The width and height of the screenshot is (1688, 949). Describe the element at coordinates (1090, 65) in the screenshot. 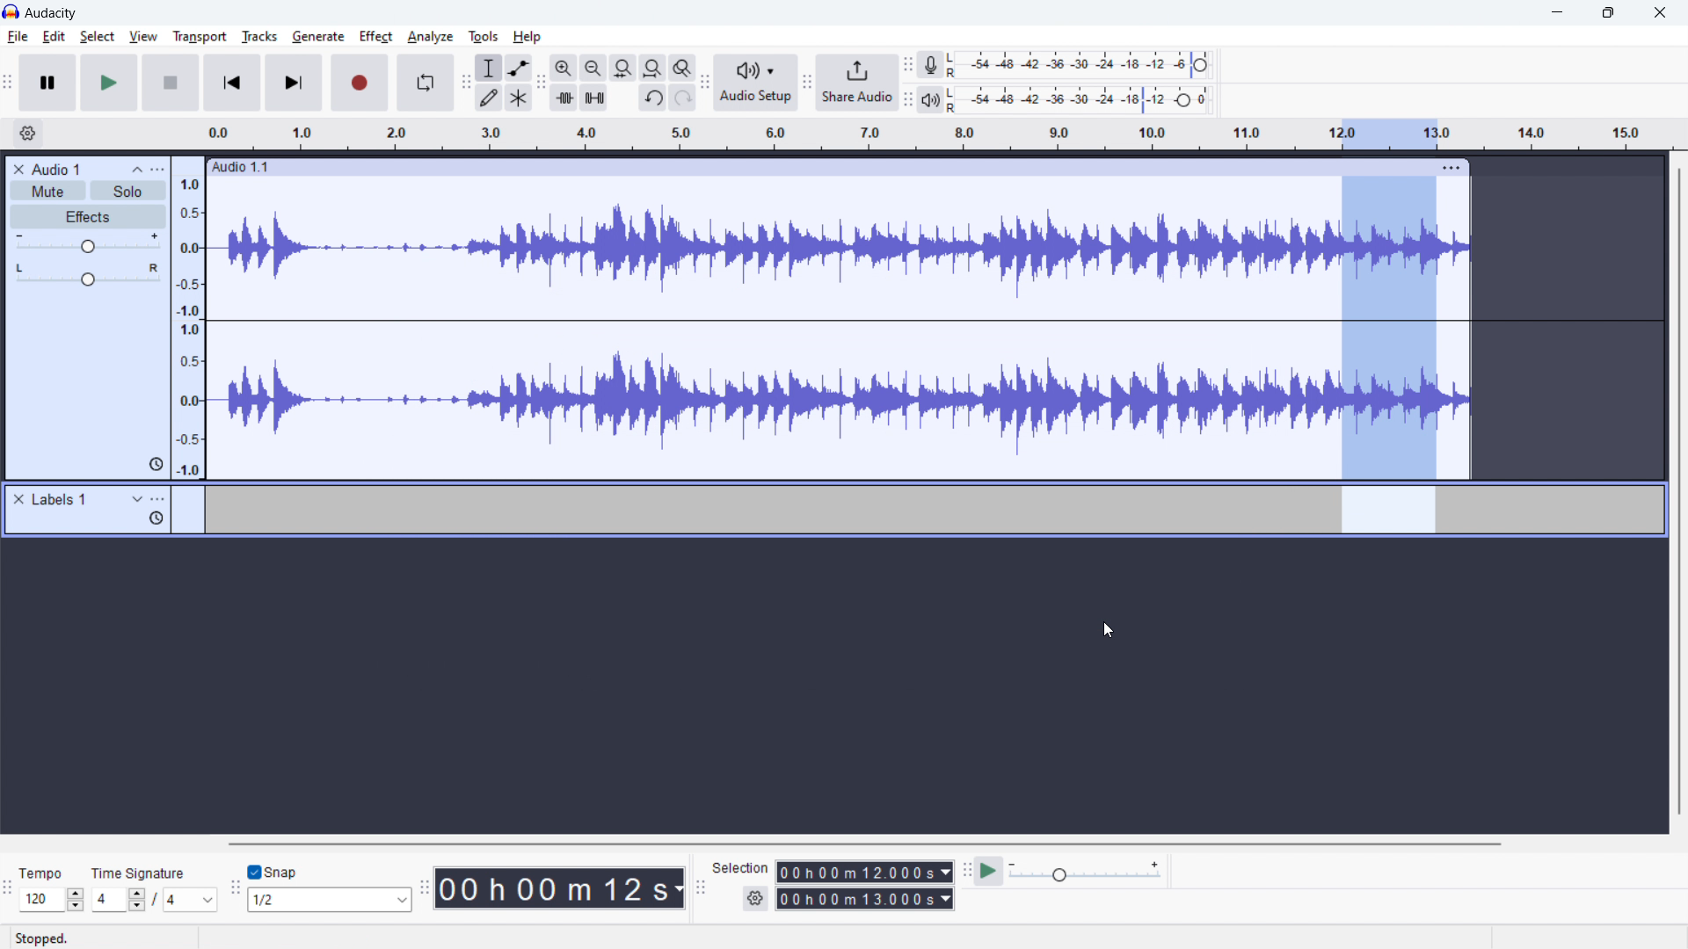

I see `recording level` at that location.